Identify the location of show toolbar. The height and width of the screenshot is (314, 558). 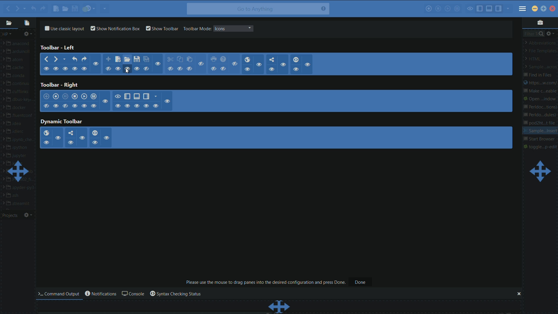
(162, 28).